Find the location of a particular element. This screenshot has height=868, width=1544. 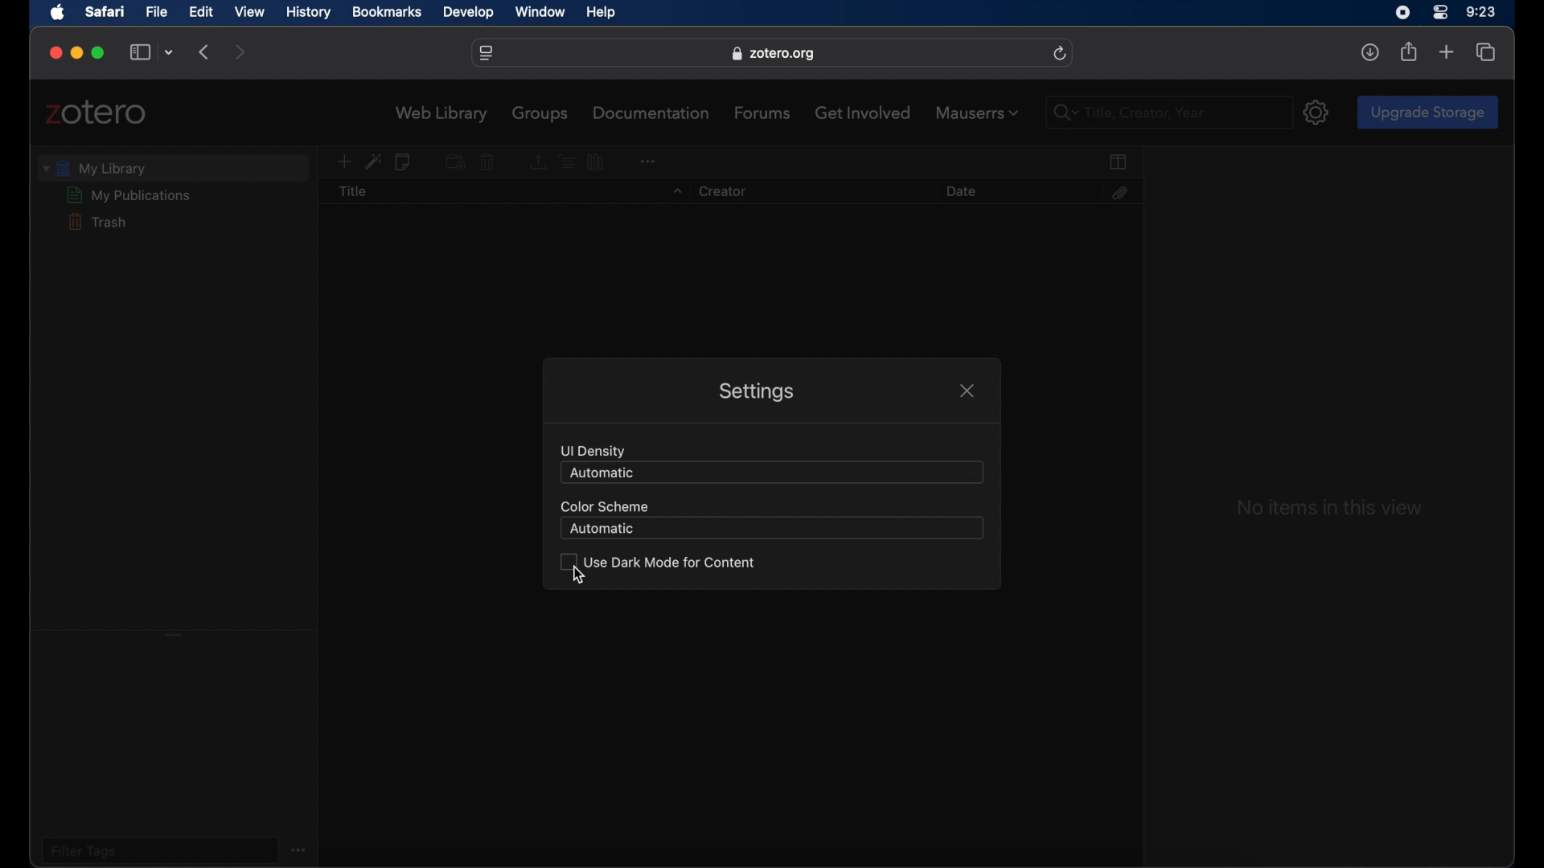

minimize is located at coordinates (76, 53).